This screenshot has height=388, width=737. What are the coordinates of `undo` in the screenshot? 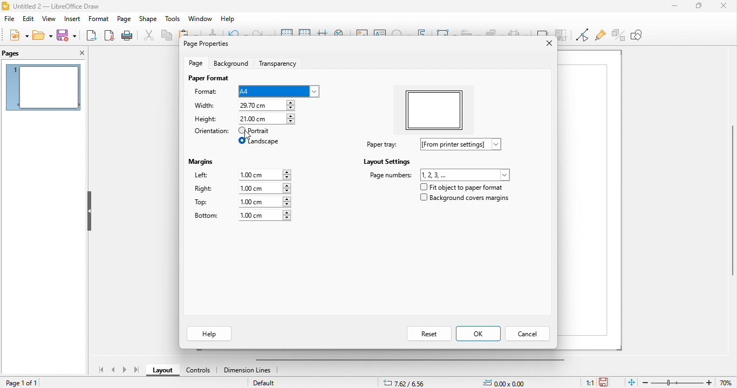 It's located at (237, 33).